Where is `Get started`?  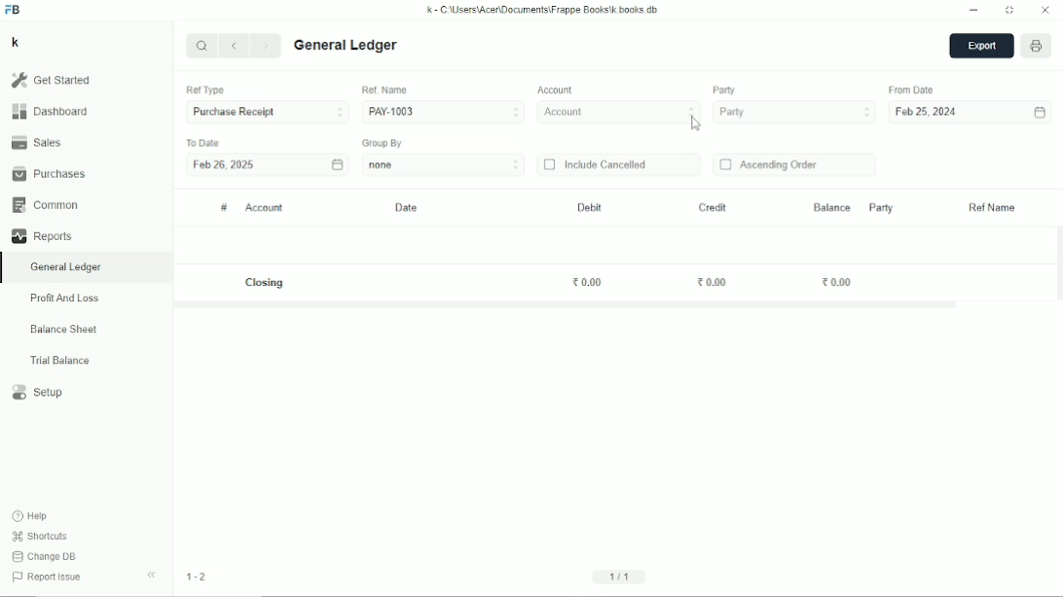
Get started is located at coordinates (51, 80).